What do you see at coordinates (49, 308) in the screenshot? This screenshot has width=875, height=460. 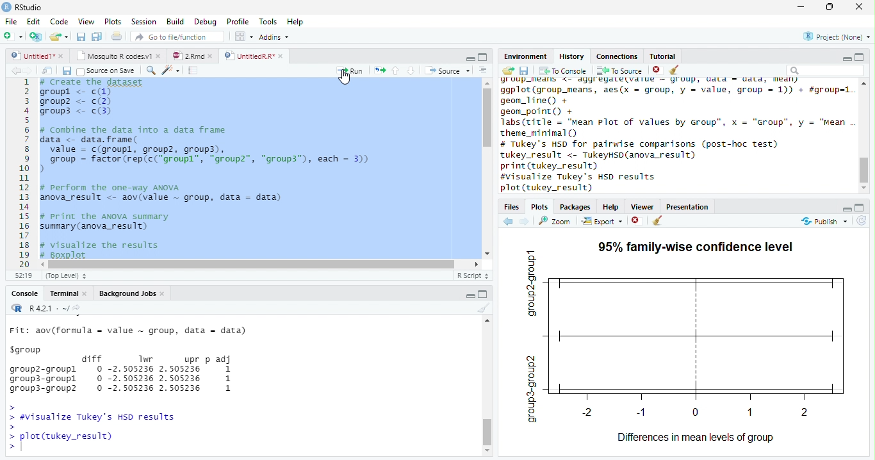 I see `R 4.2.1 ~/` at bounding box center [49, 308].